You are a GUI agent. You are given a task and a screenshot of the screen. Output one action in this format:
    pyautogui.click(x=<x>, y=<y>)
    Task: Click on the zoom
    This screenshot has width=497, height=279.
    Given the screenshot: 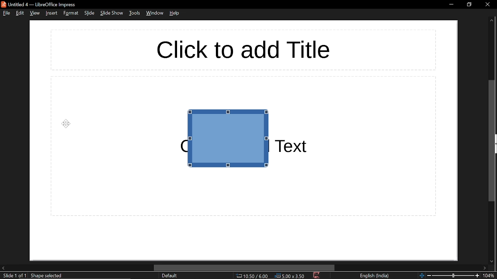 What is the action you would take?
    pyautogui.click(x=490, y=276)
    